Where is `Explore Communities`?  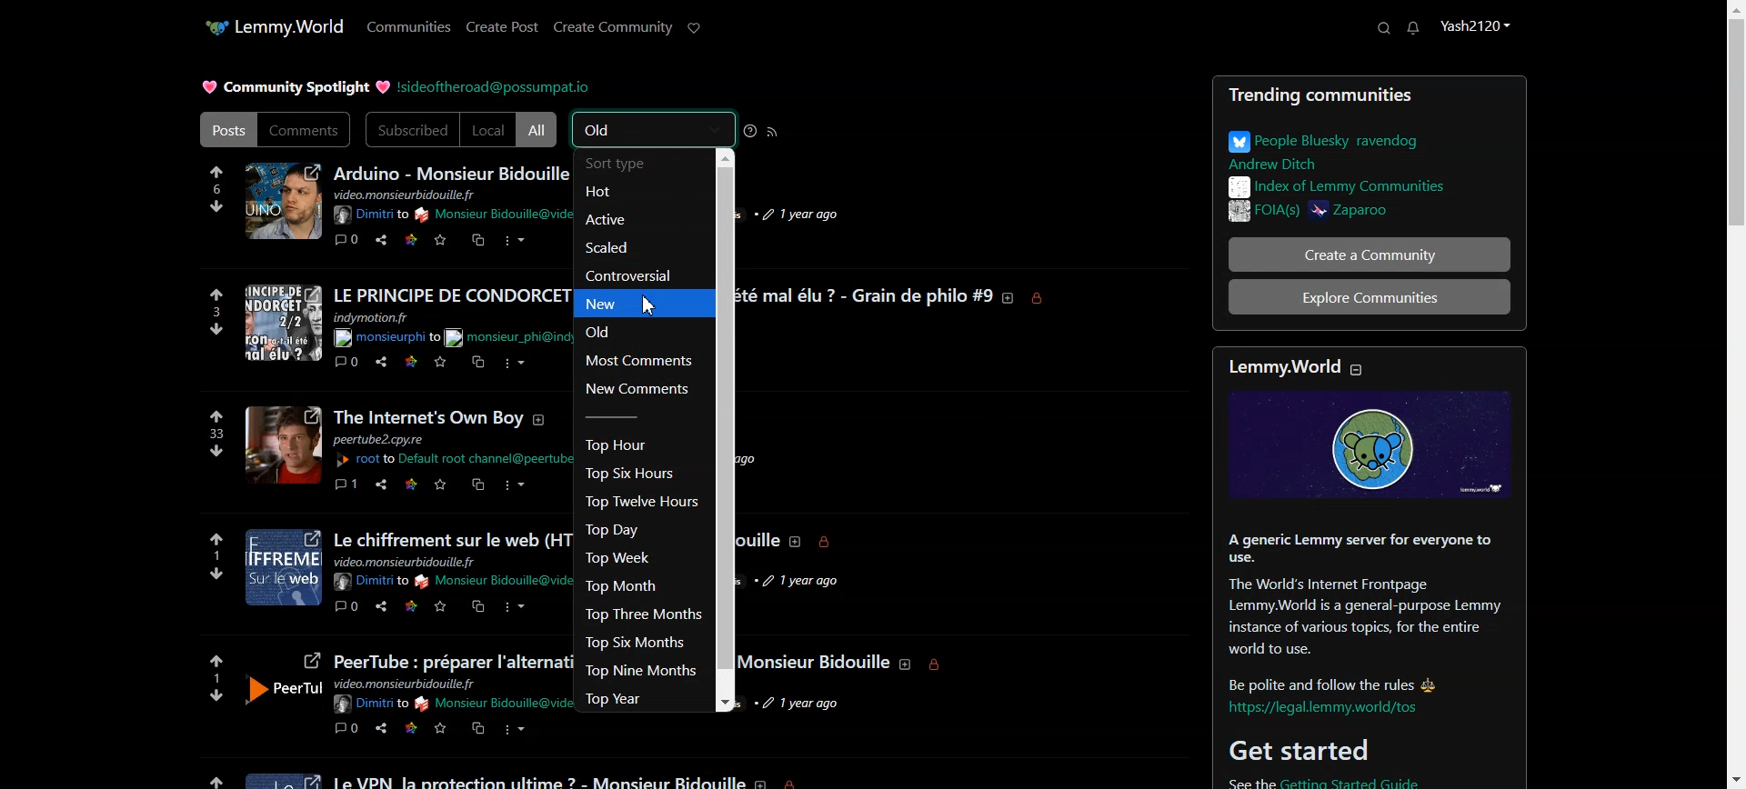 Explore Communities is located at coordinates (1370, 296).